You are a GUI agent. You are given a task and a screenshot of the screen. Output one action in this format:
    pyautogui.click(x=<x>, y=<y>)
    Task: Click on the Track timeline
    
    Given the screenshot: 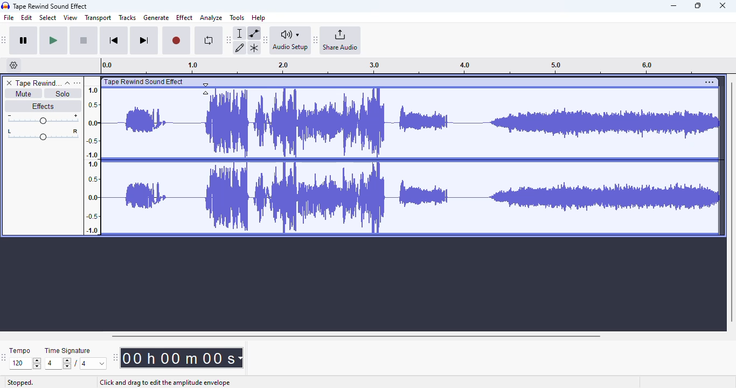 What is the action you would take?
    pyautogui.click(x=401, y=66)
    